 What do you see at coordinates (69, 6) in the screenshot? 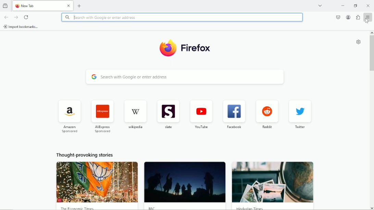
I see `Close` at bounding box center [69, 6].